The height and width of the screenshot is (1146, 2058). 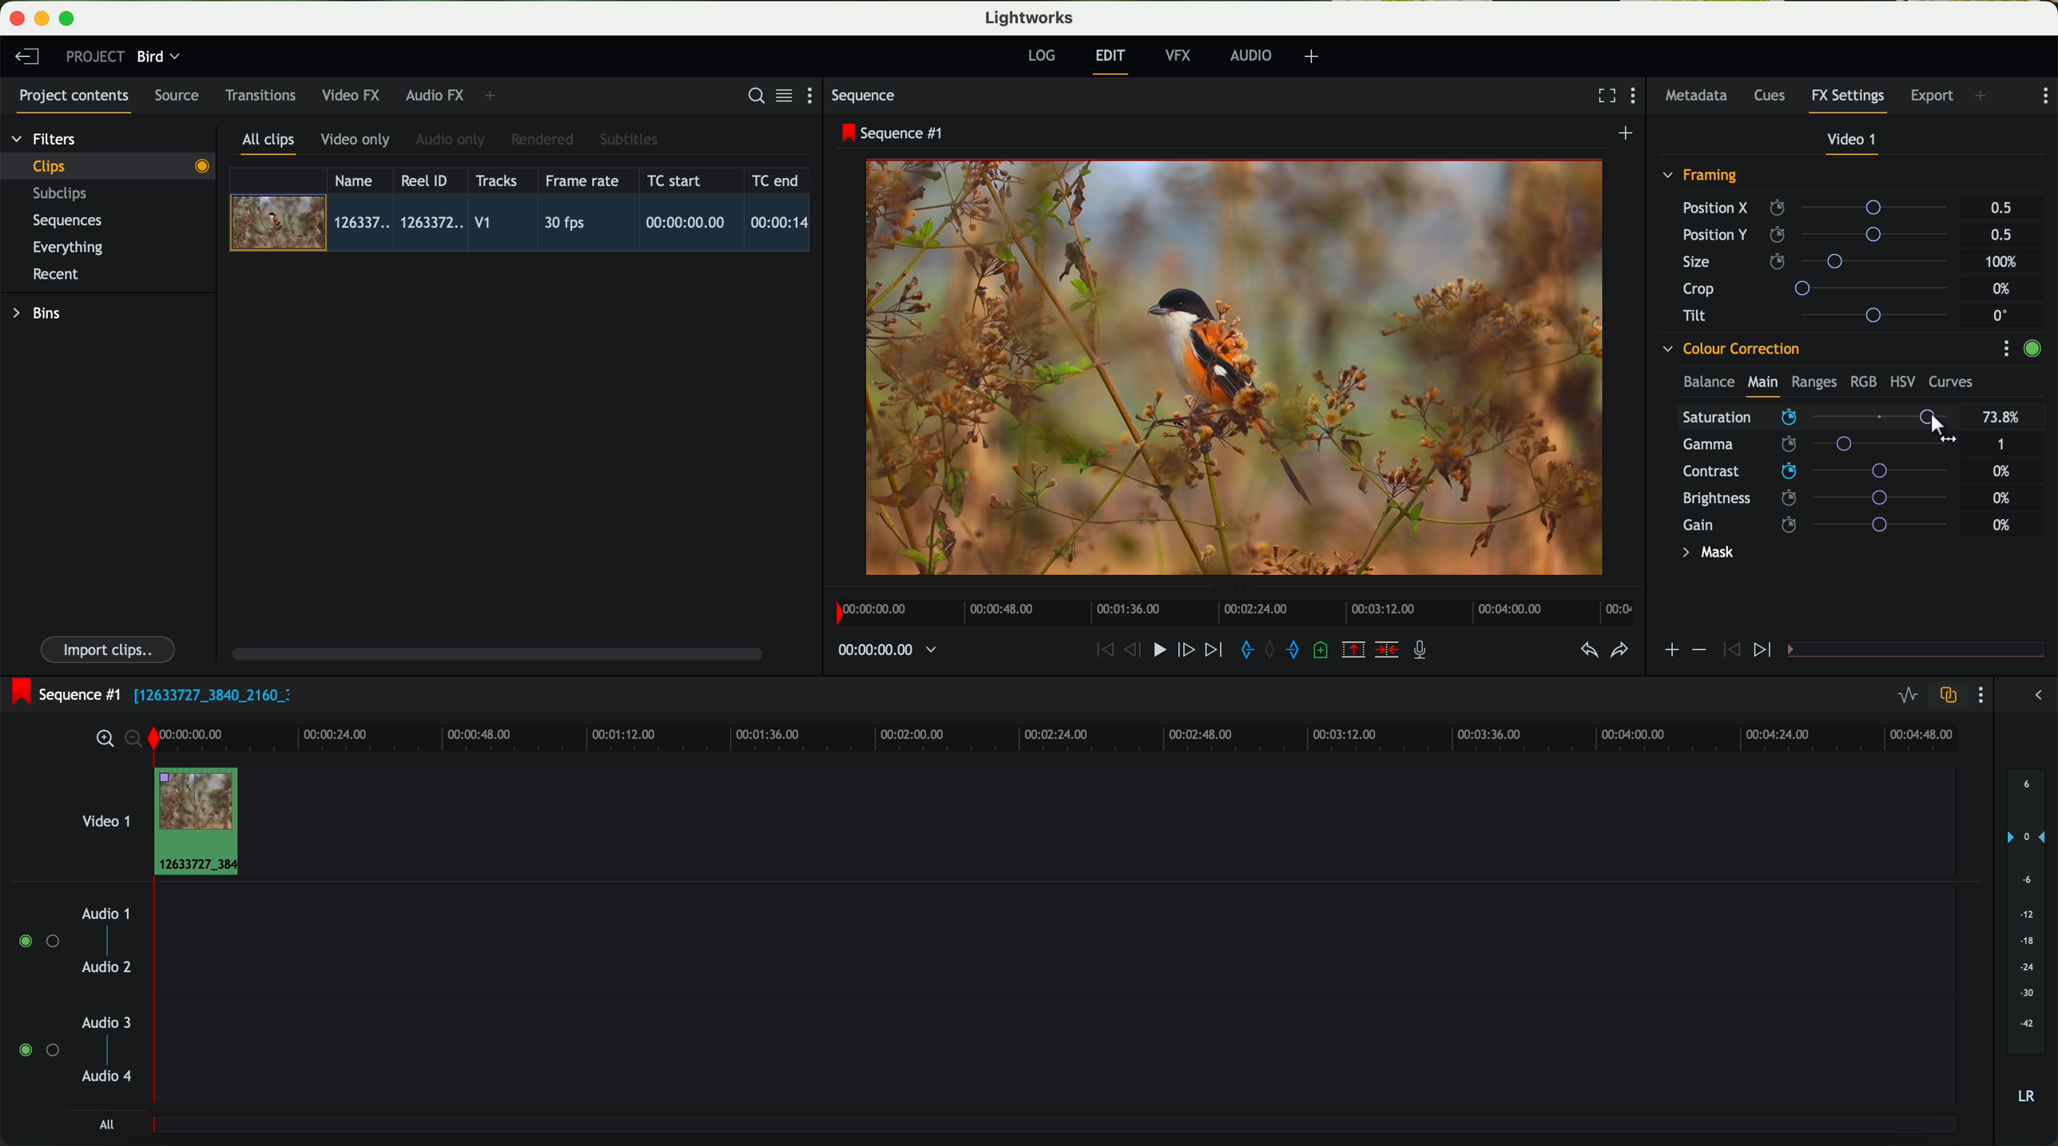 I want to click on Lightworks, so click(x=1031, y=17).